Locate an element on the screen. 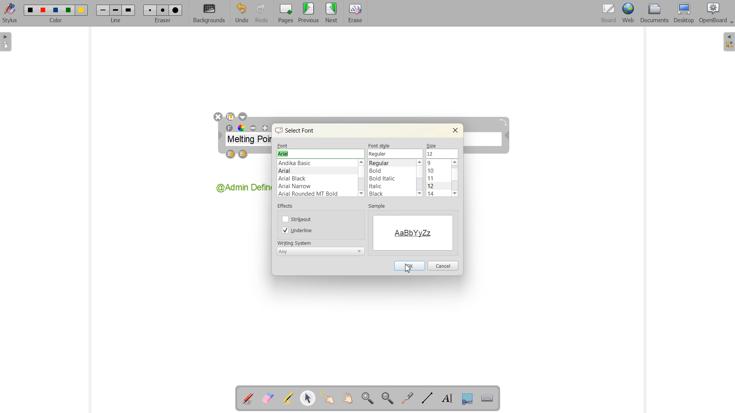 This screenshot has width=735, height=413. Undo is located at coordinates (241, 13).